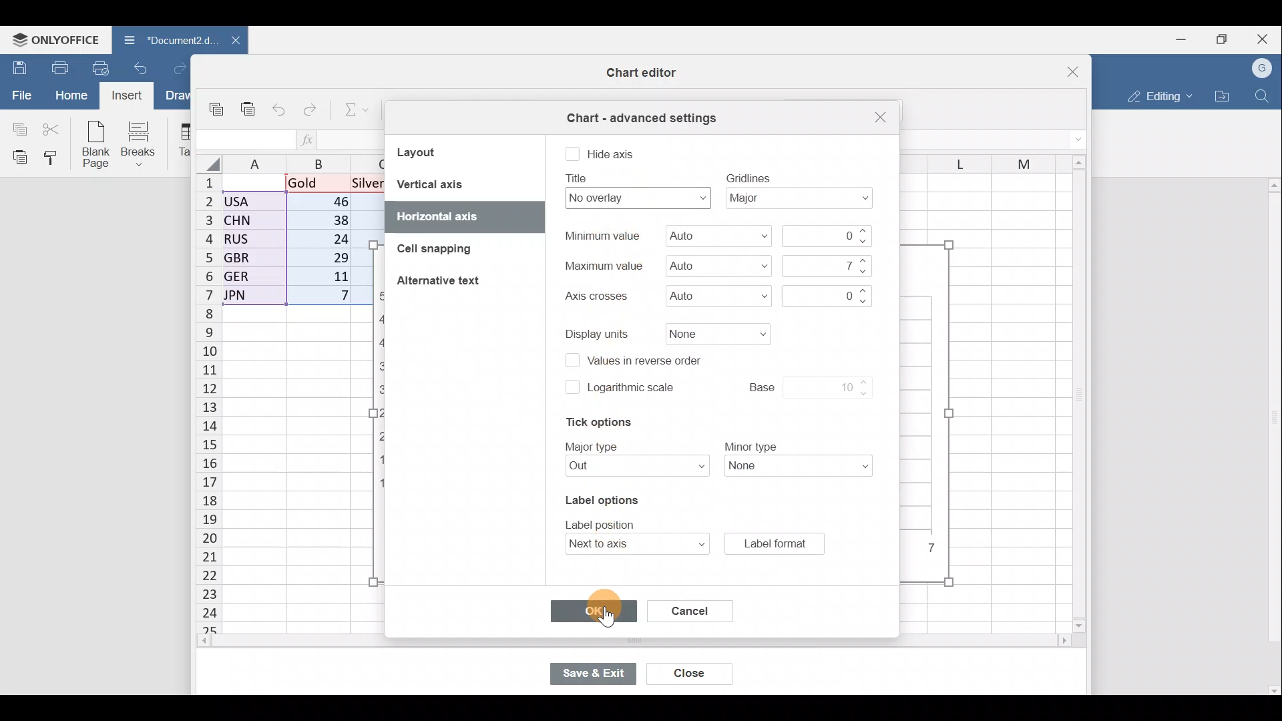  What do you see at coordinates (606, 643) in the screenshot?
I see `Scroll bar` at bounding box center [606, 643].